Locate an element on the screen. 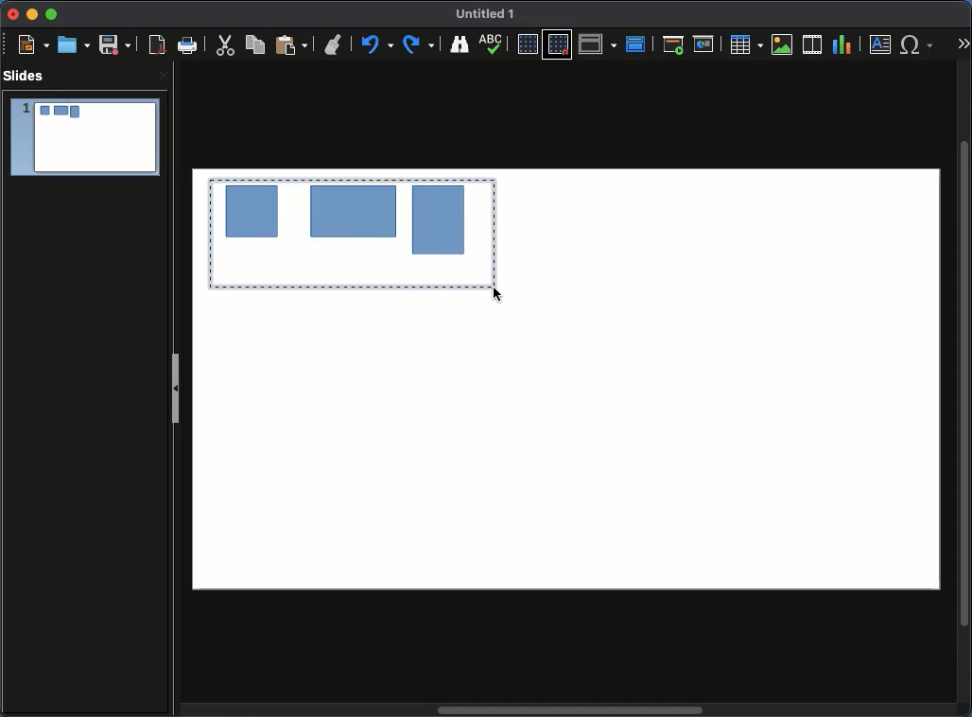  Master slide is located at coordinates (638, 43).